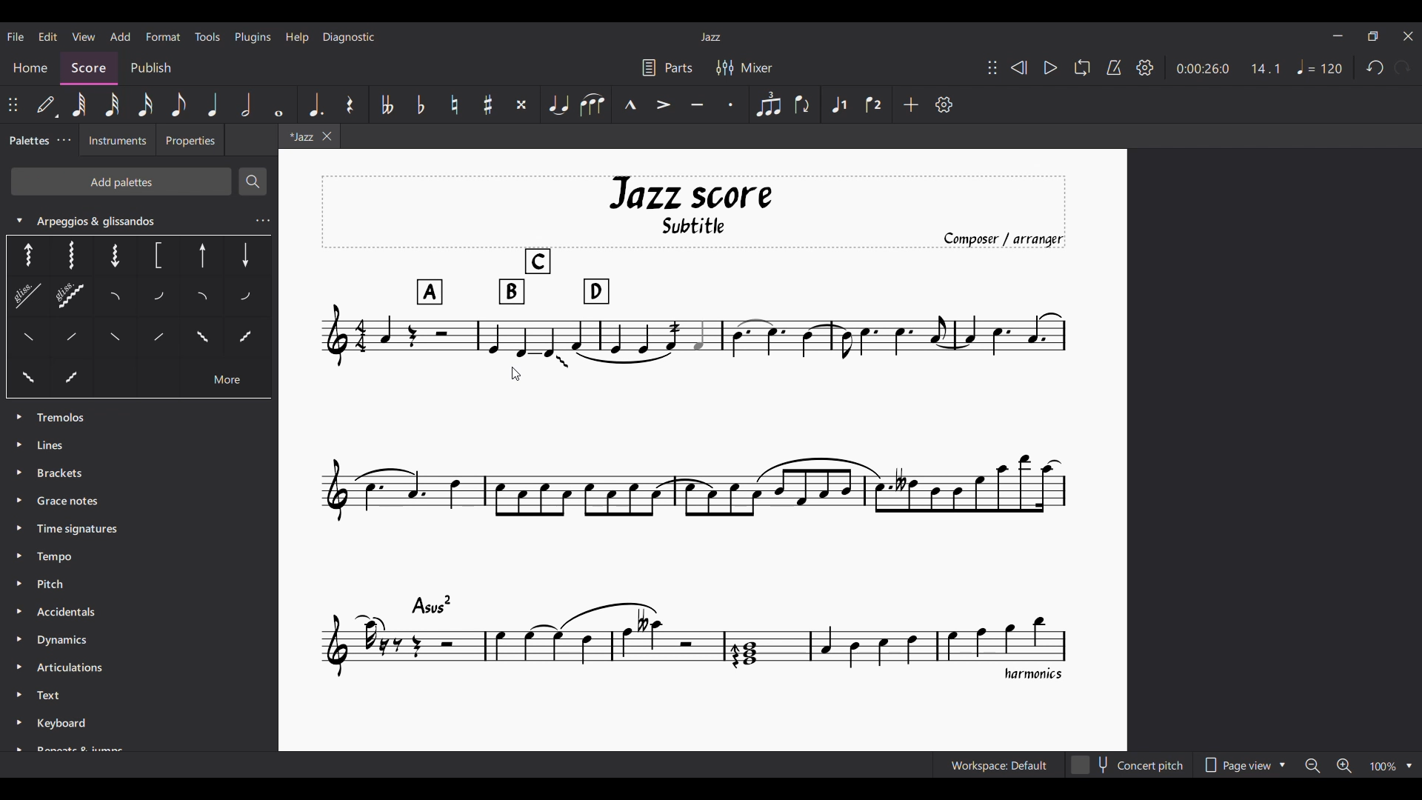 The width and height of the screenshot is (1422, 800). I want to click on Tempo, so click(56, 558).